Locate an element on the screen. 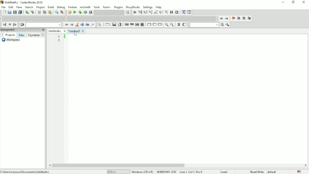 This screenshot has height=174, width=309. Read/Write is located at coordinates (256, 172).